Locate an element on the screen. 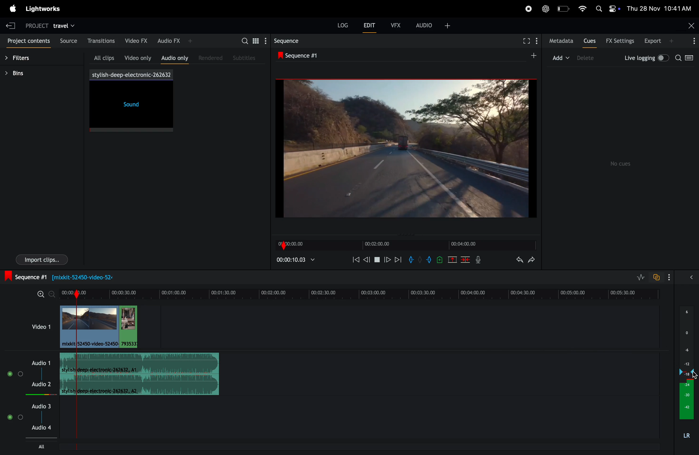 The width and height of the screenshot is (699, 455). Audio level is located at coordinates (36, 394).